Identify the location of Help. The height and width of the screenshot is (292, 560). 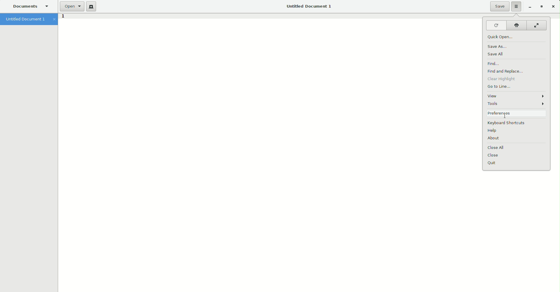
(494, 131).